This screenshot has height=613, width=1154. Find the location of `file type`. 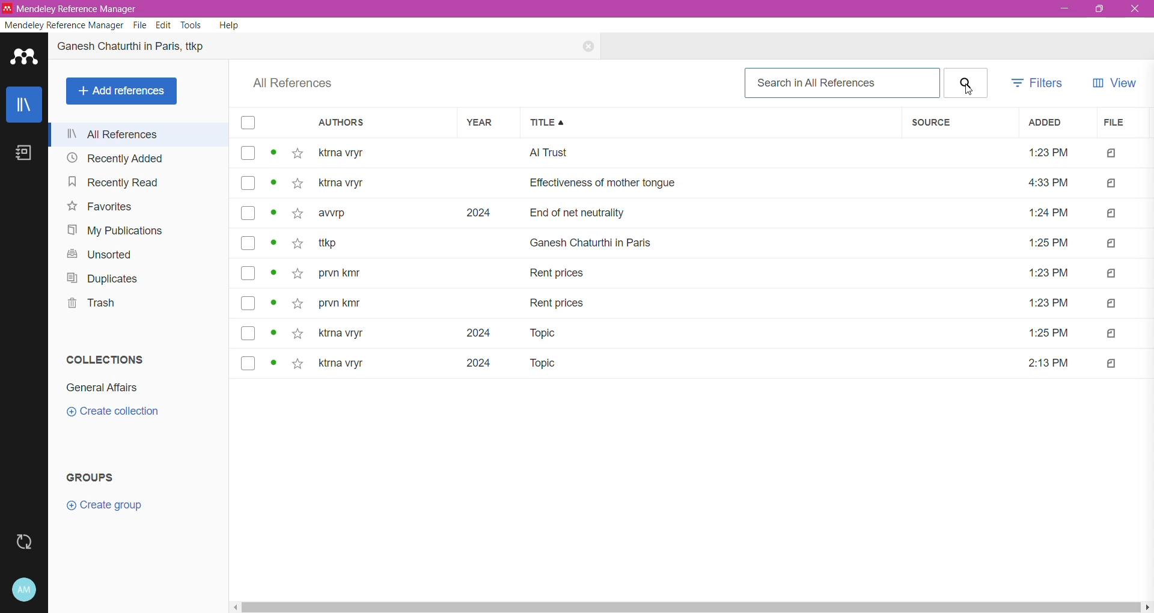

file type is located at coordinates (1110, 183).